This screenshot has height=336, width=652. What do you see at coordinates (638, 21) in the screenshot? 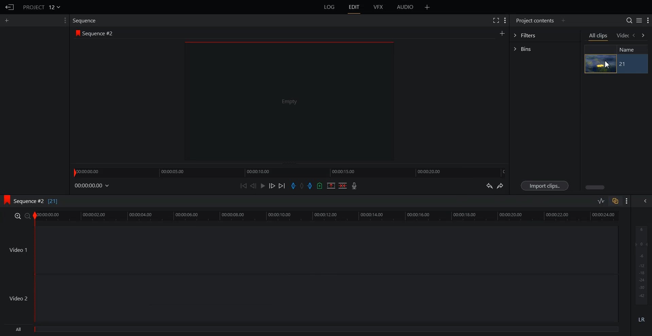
I see `Toggle between list and tile view` at bounding box center [638, 21].